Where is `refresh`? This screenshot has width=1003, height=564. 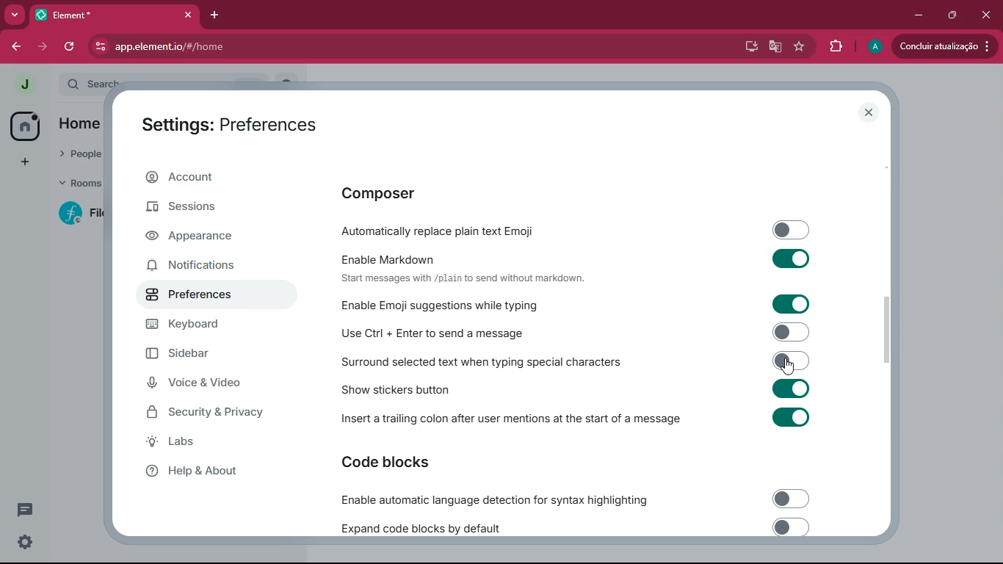 refresh is located at coordinates (71, 47).